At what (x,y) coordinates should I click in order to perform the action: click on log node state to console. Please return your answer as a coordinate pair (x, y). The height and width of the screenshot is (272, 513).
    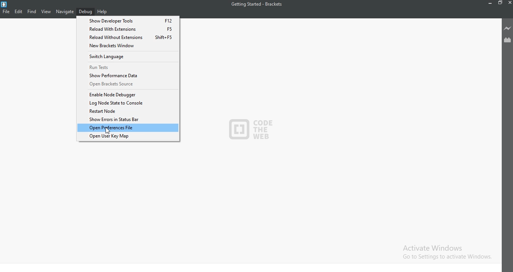
    Looking at the image, I should click on (127, 103).